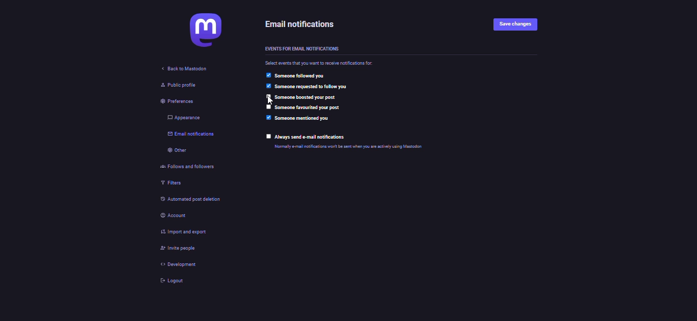 Image resolution: width=697 pixels, height=321 pixels. I want to click on click to enable, so click(268, 97).